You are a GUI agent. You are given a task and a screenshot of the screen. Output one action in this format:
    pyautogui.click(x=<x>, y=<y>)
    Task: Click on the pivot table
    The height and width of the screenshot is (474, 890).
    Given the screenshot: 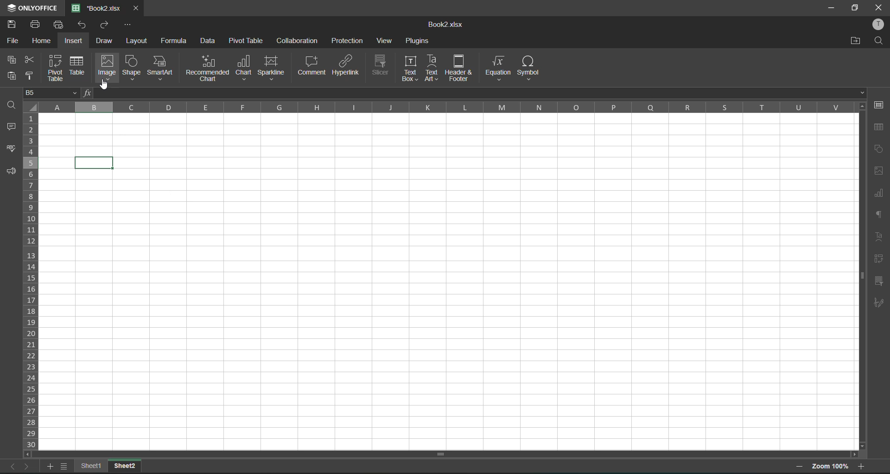 What is the action you would take?
    pyautogui.click(x=57, y=69)
    